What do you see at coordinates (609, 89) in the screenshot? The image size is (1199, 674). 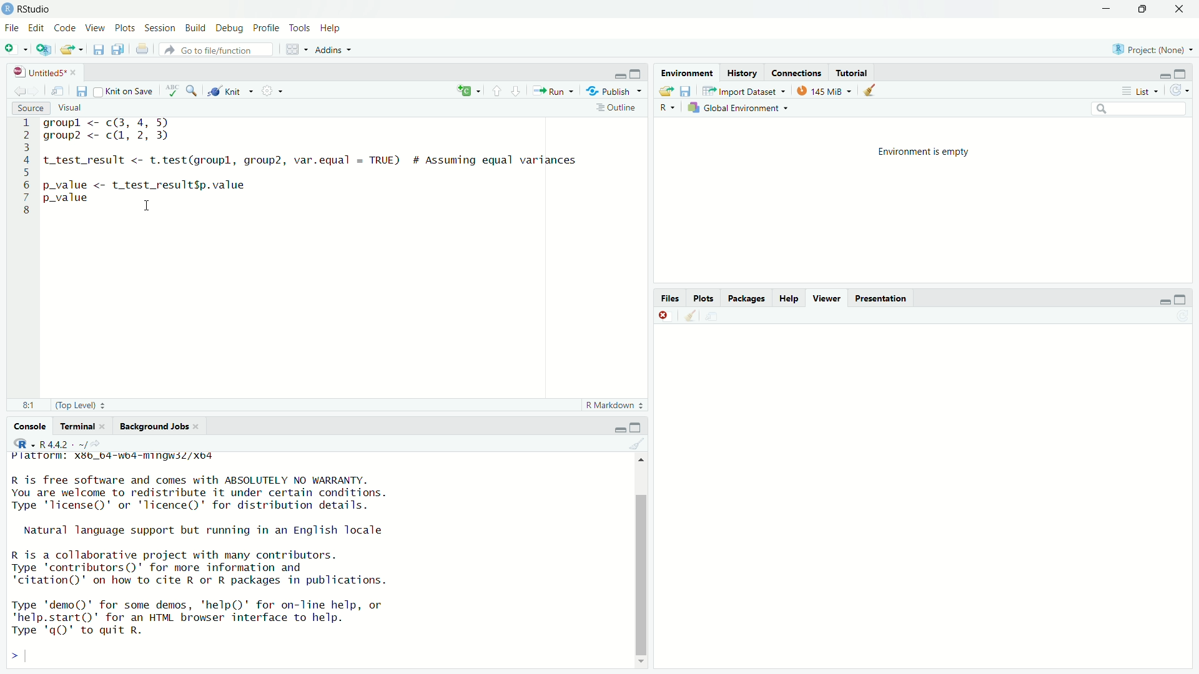 I see `“3, Publish` at bounding box center [609, 89].